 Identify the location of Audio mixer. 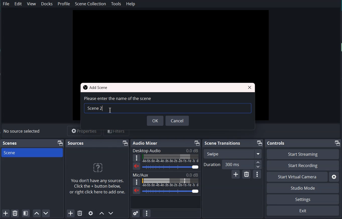
(146, 143).